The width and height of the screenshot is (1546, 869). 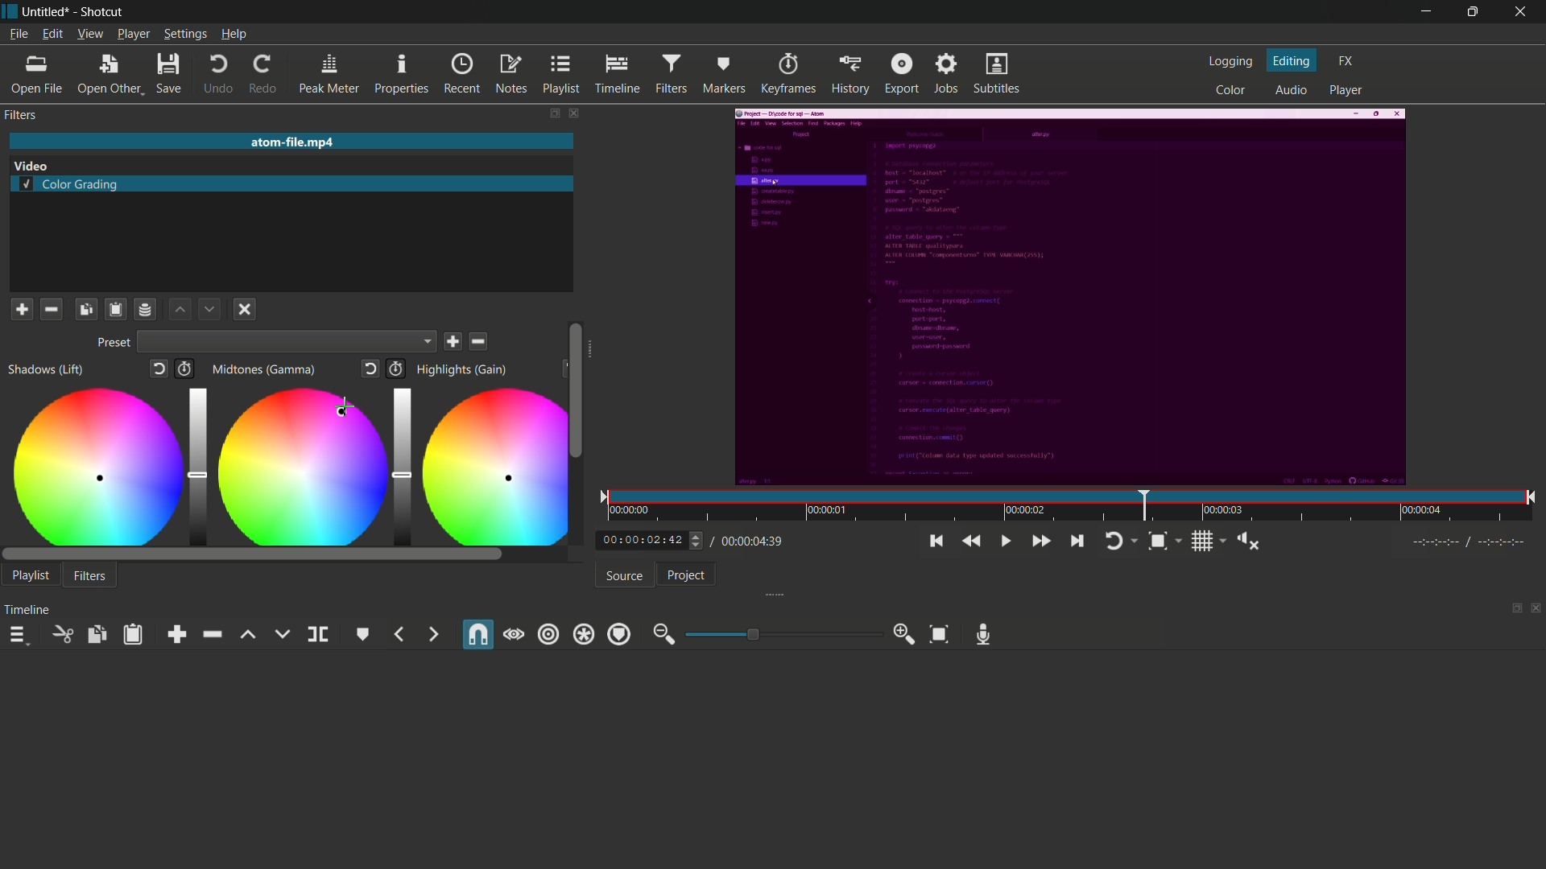 I want to click on quickly play backward, so click(x=968, y=541).